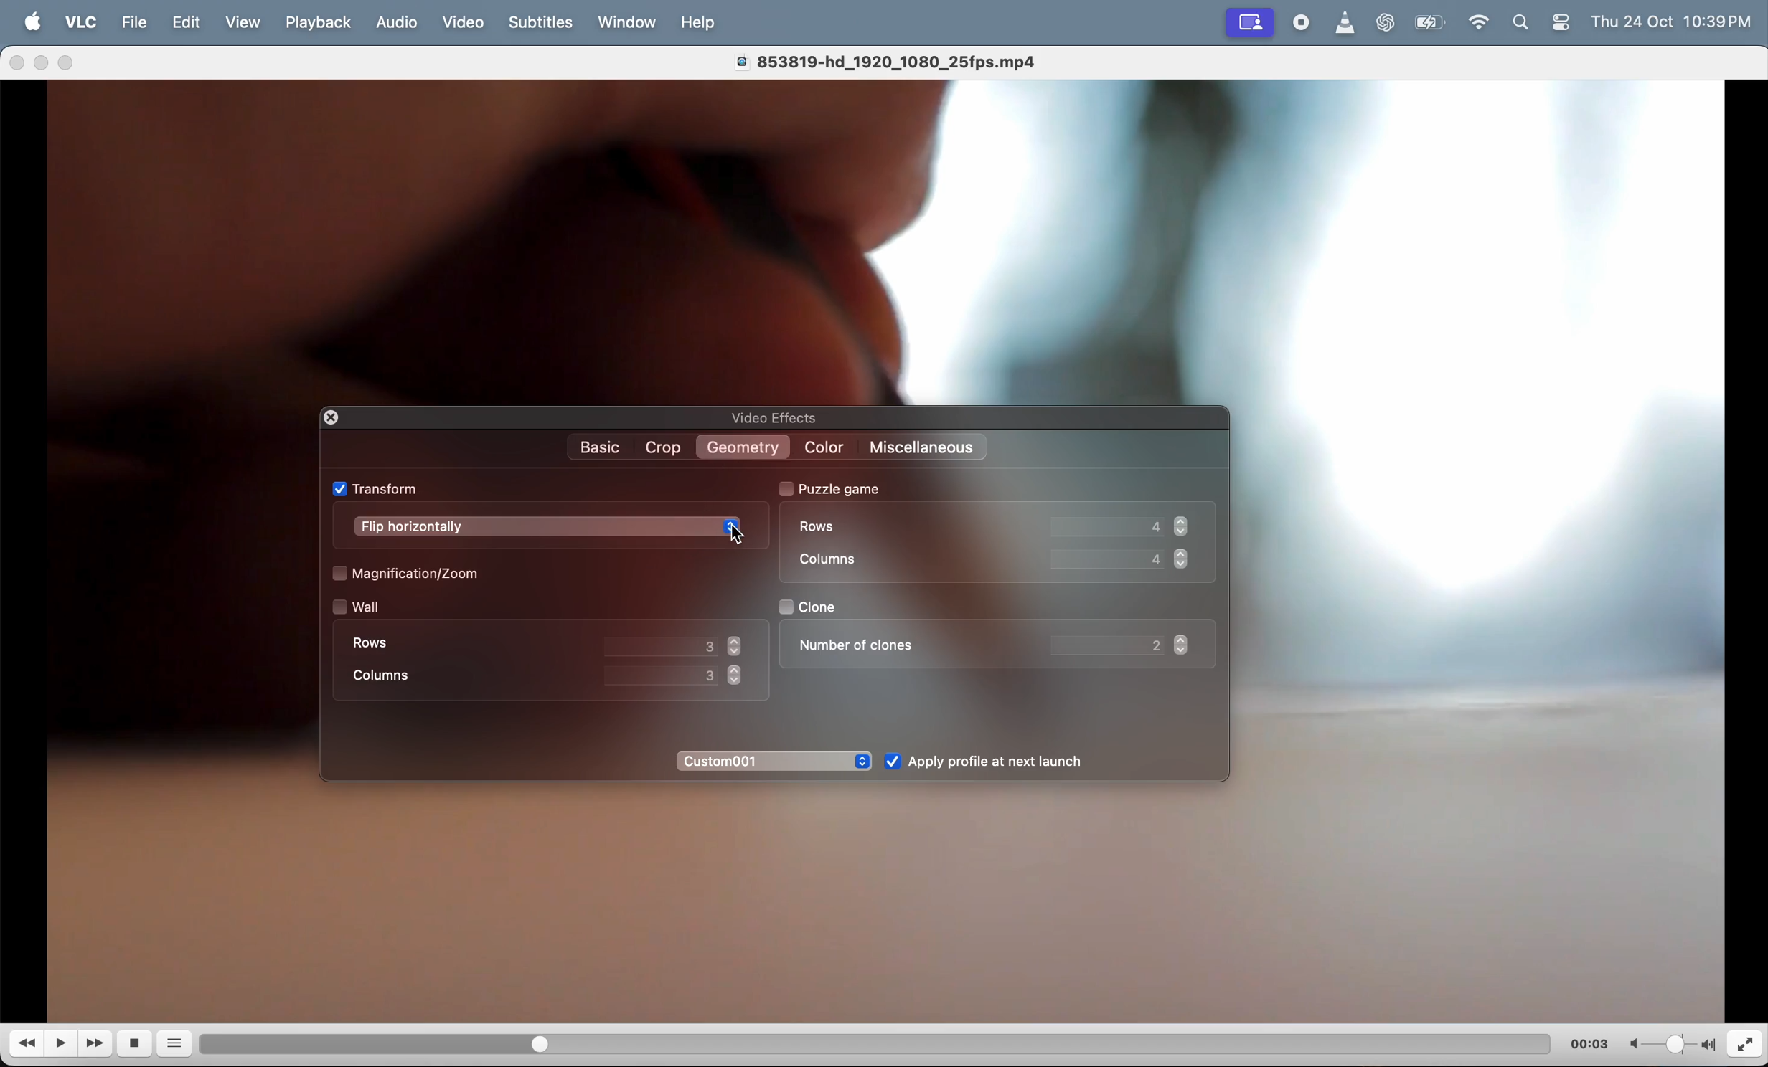  What do you see at coordinates (892, 762) in the screenshot?
I see `check box` at bounding box center [892, 762].